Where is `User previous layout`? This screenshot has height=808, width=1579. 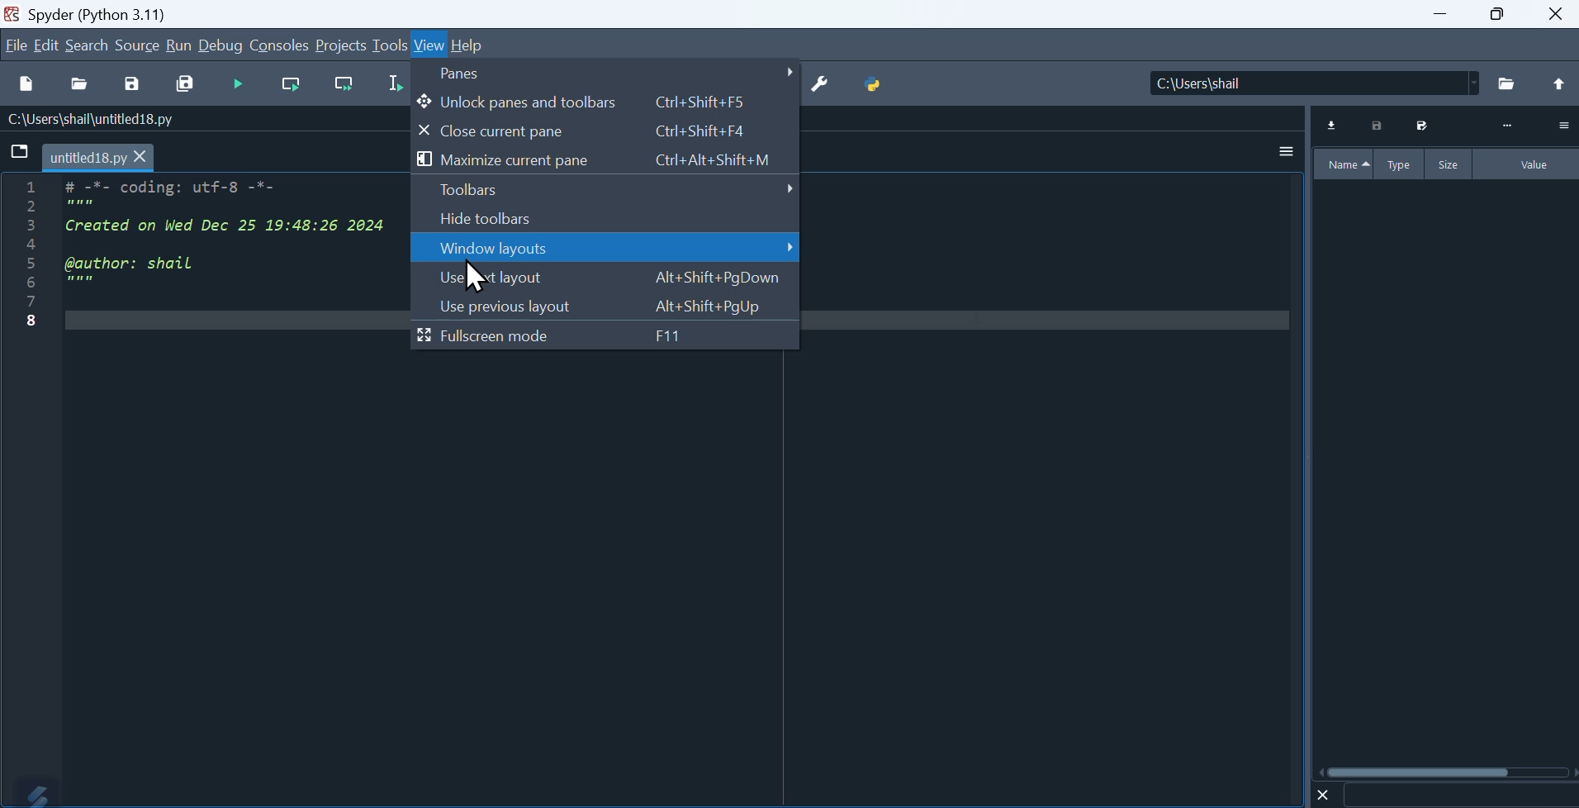 User previous layout is located at coordinates (604, 307).